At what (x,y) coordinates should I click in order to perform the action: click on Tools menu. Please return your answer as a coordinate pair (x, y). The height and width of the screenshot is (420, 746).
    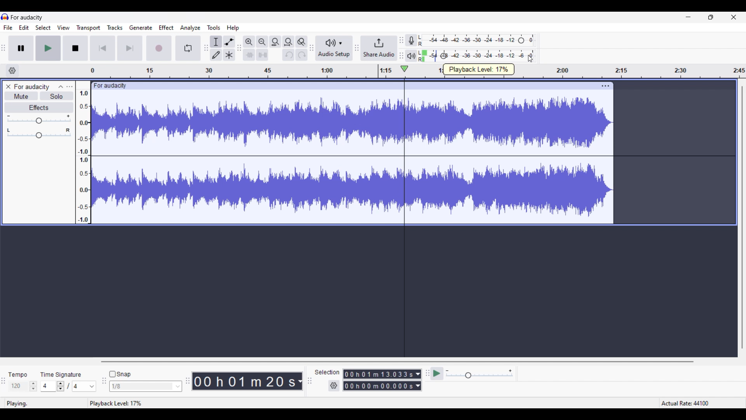
    Looking at the image, I should click on (214, 28).